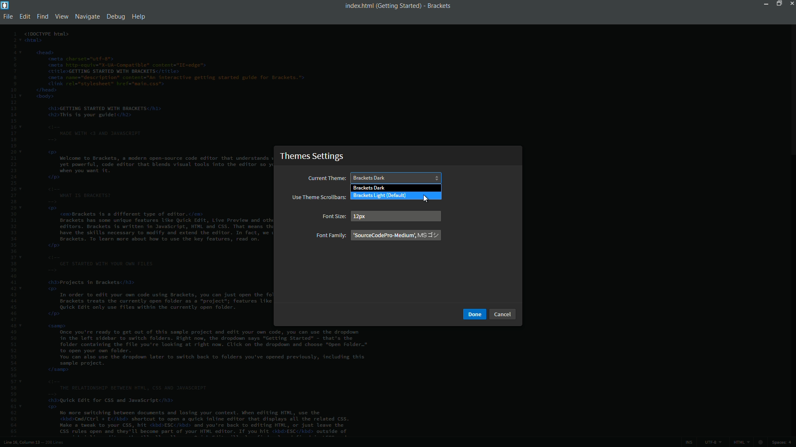  Describe the element at coordinates (743, 443) in the screenshot. I see `file format` at that location.